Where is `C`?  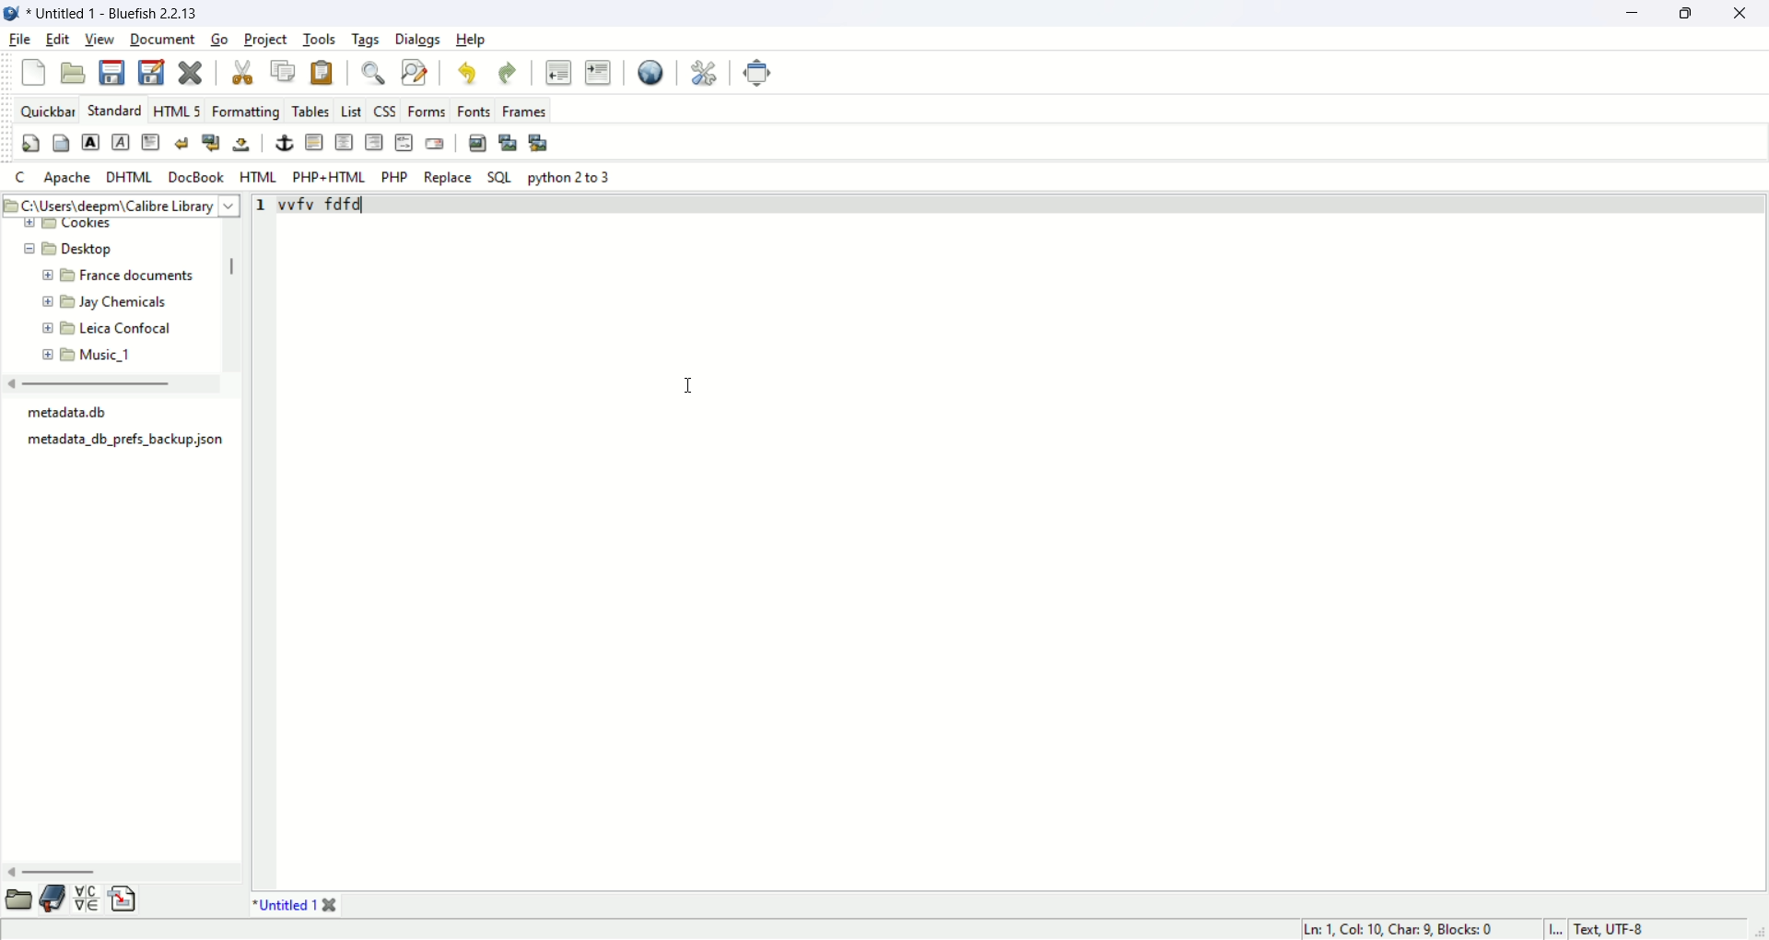
C is located at coordinates (24, 178).